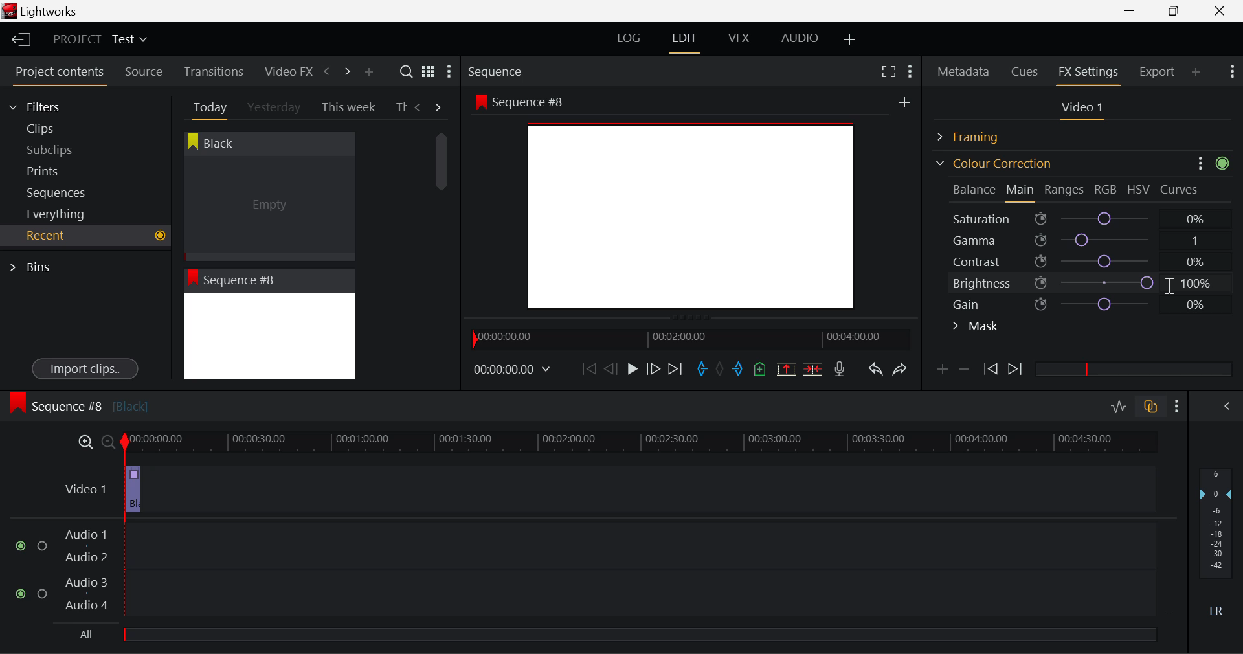  I want to click on Export Panel, so click(1159, 71).